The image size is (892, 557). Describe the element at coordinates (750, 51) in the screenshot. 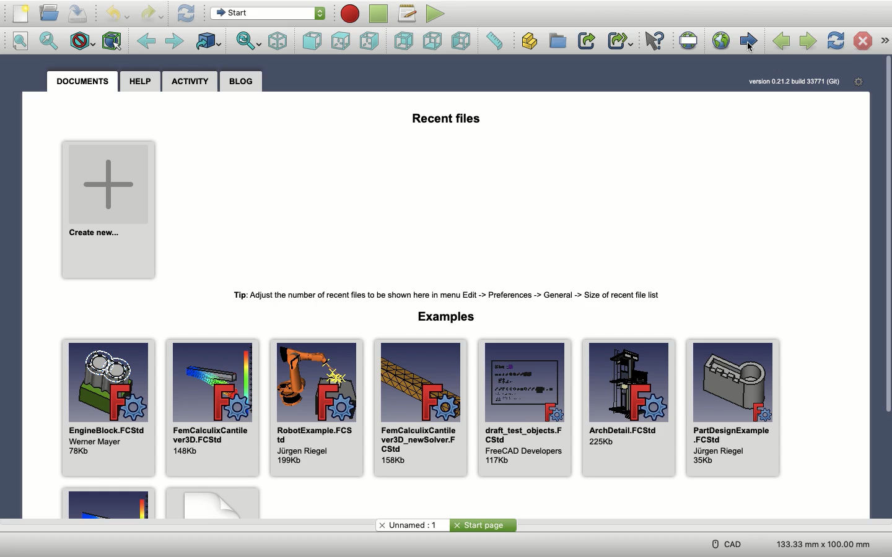

I see `cursor` at that location.